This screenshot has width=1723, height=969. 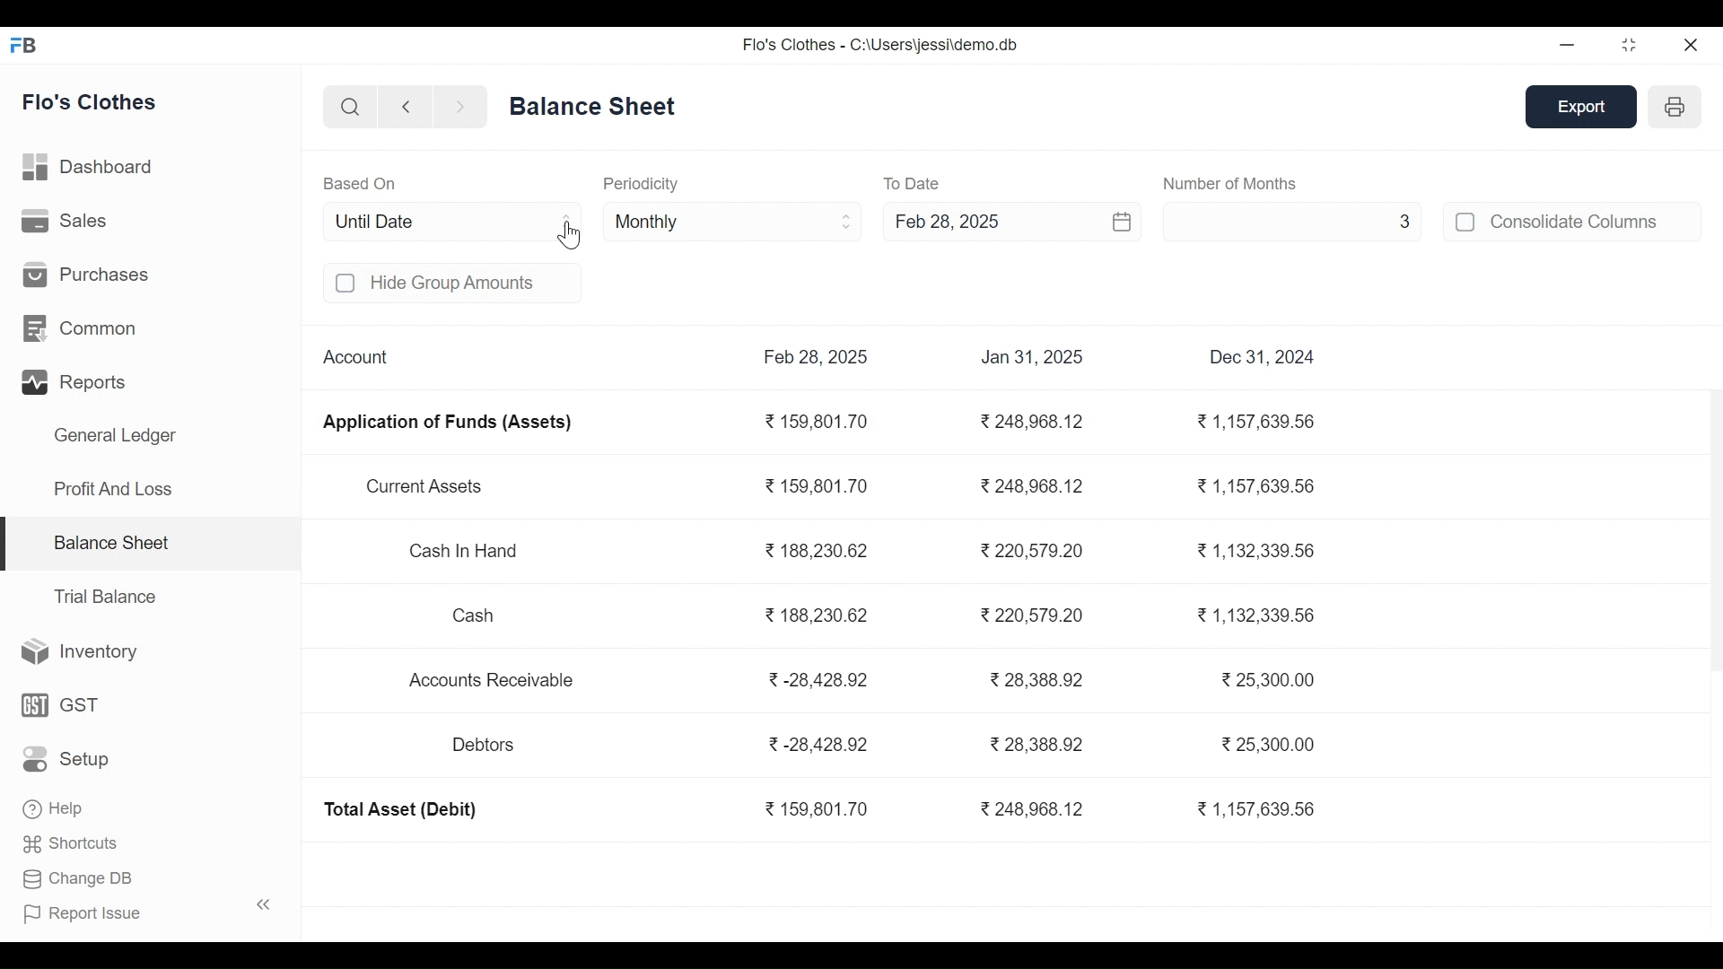 I want to click on Based On, so click(x=360, y=183).